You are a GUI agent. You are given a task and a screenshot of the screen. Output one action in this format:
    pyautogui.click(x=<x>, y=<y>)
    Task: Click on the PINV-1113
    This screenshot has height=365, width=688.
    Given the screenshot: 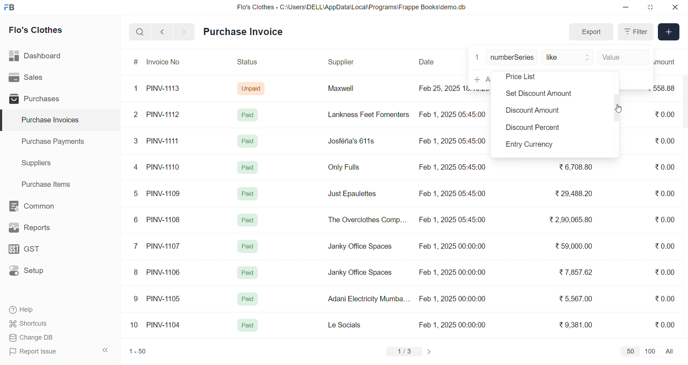 What is the action you would take?
    pyautogui.click(x=166, y=89)
    